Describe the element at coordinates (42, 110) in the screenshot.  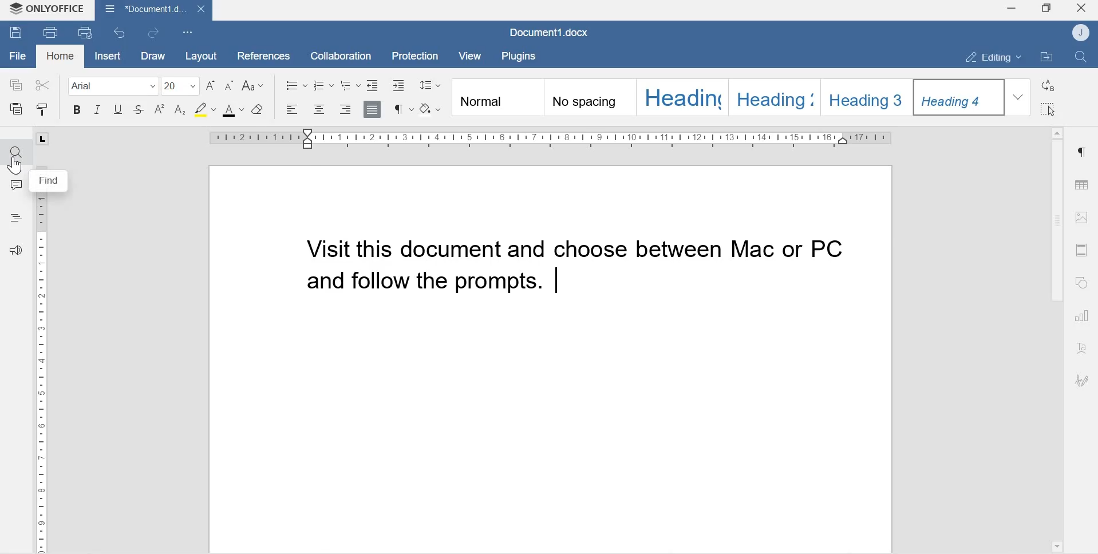
I see `Copy style` at that location.